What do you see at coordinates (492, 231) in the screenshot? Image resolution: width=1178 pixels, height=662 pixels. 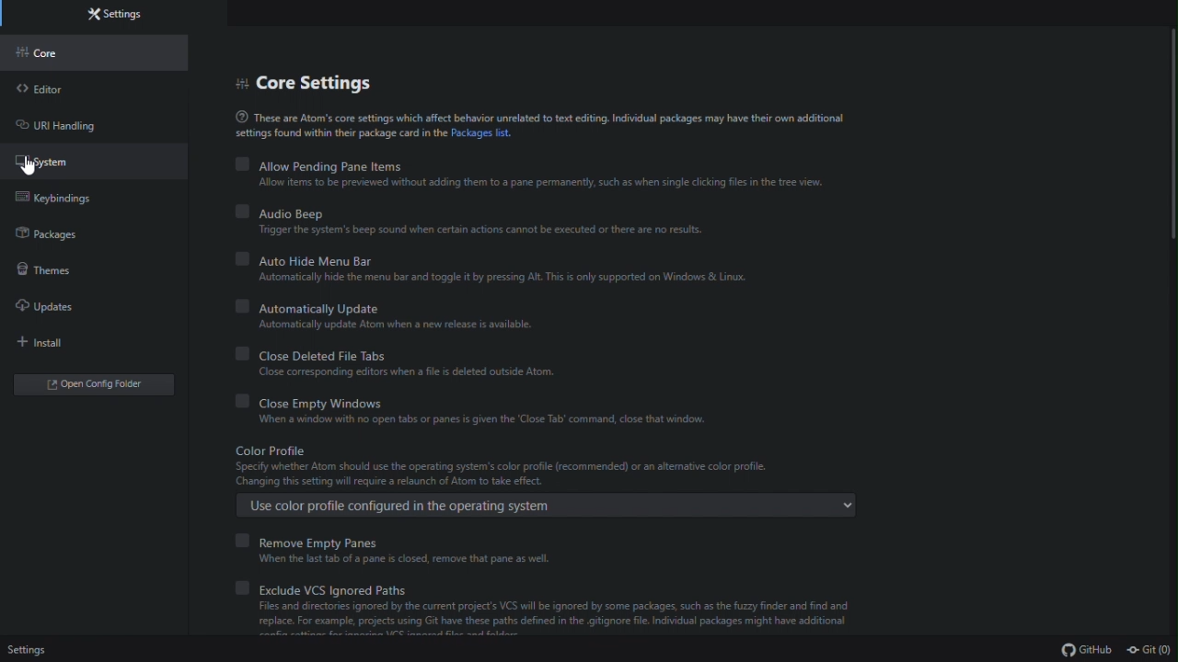 I see `‘Trigger the system's beep sound when certain actions cannot be executed or there are no results.` at bounding box center [492, 231].